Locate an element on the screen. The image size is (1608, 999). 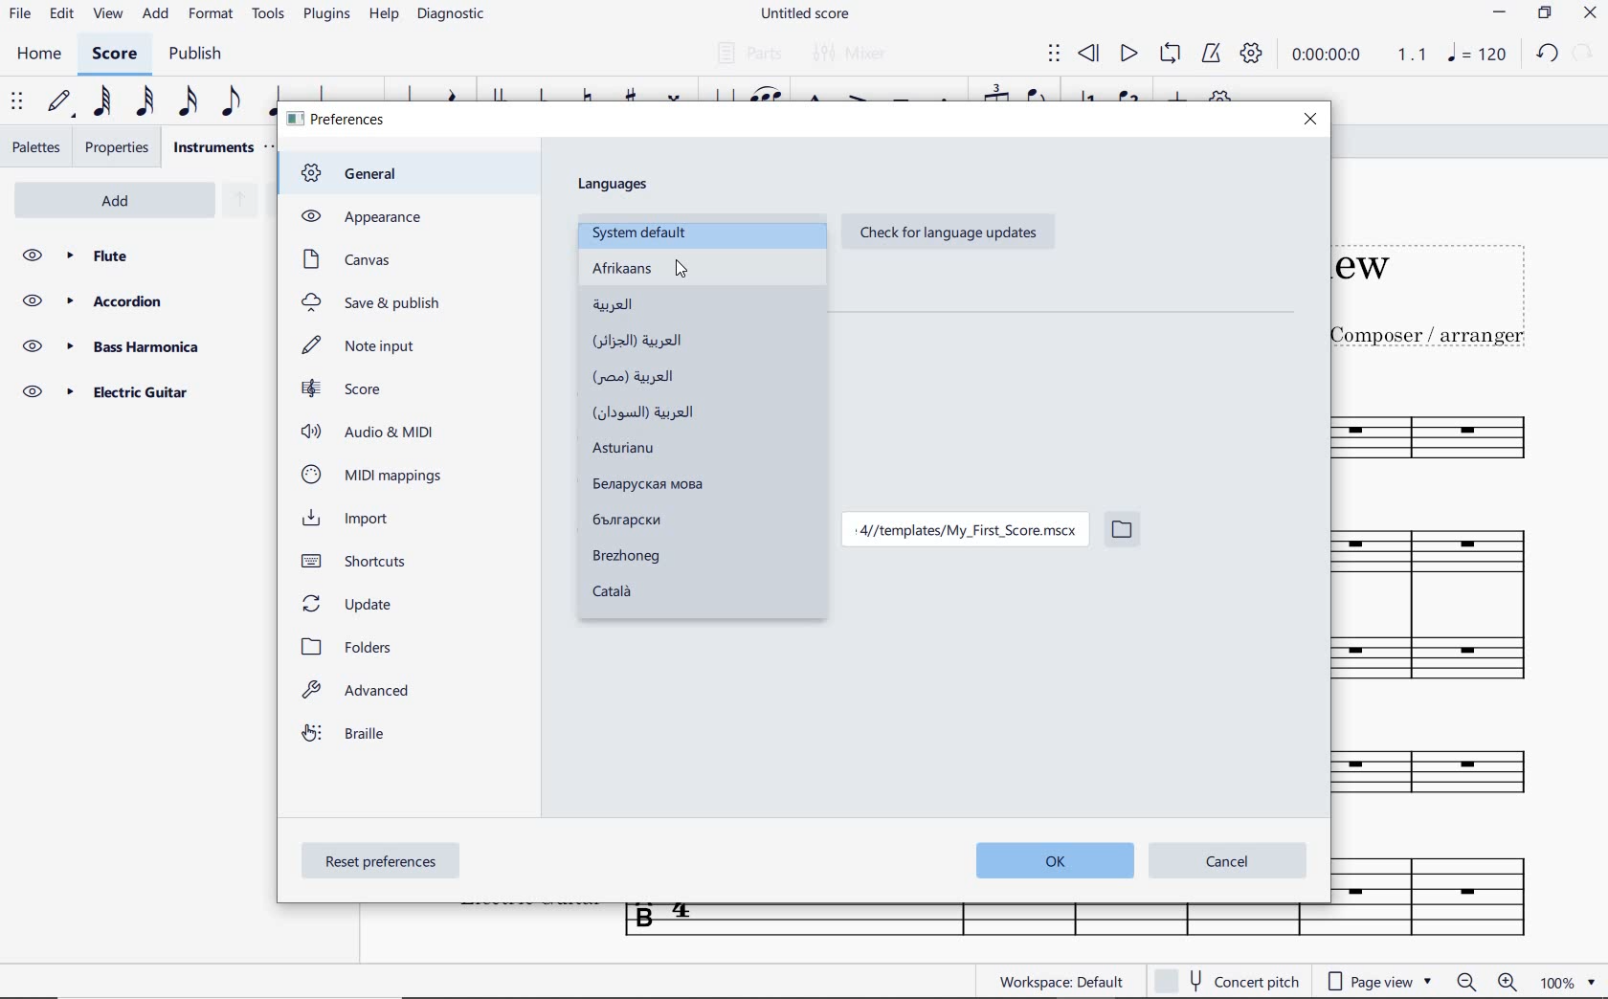
bass harmonica is located at coordinates (137, 346).